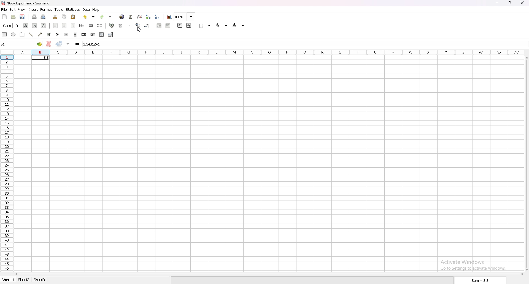 The width and height of the screenshot is (529, 284). What do you see at coordinates (40, 34) in the screenshot?
I see `arrowed line` at bounding box center [40, 34].